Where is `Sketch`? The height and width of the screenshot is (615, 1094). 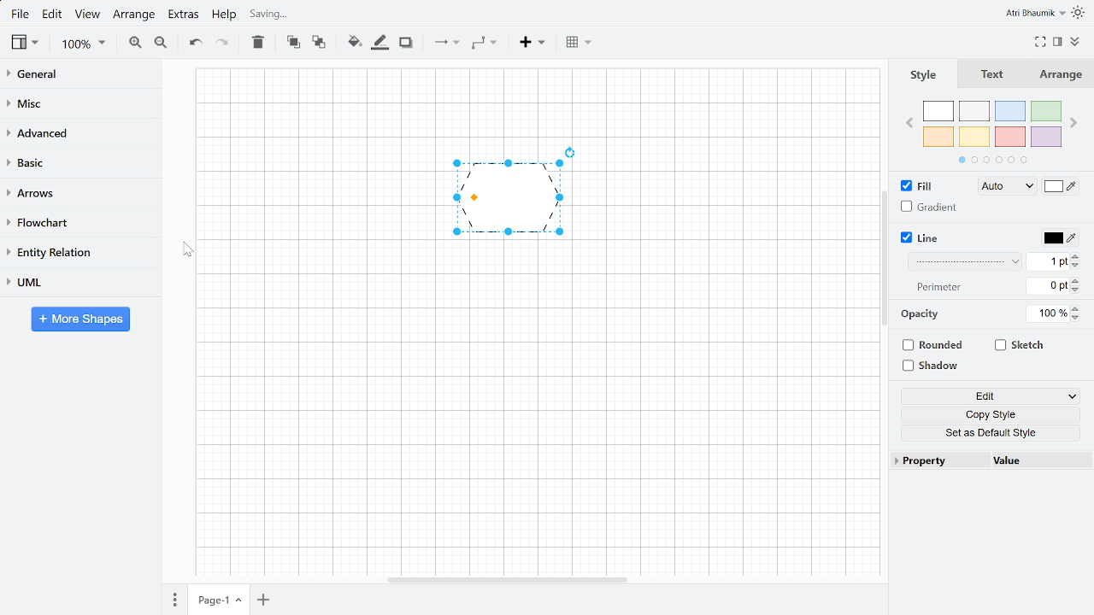 Sketch is located at coordinates (1020, 345).